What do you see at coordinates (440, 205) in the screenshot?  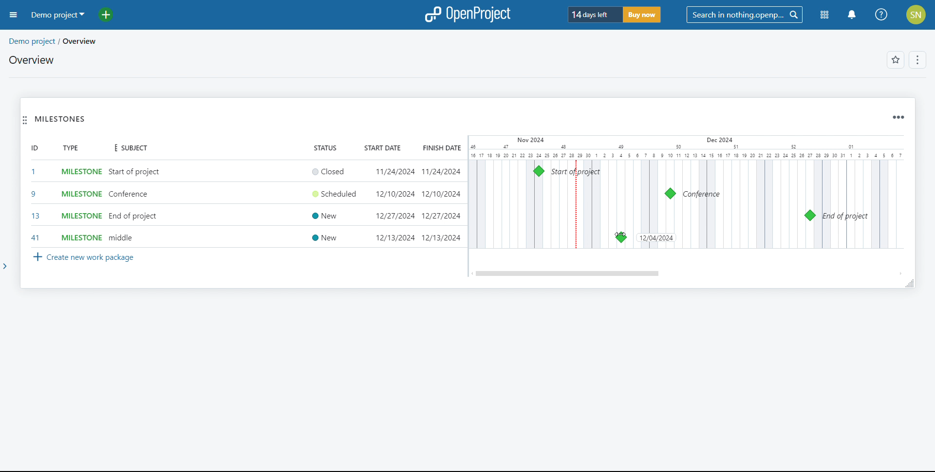 I see `finish date` at bounding box center [440, 205].